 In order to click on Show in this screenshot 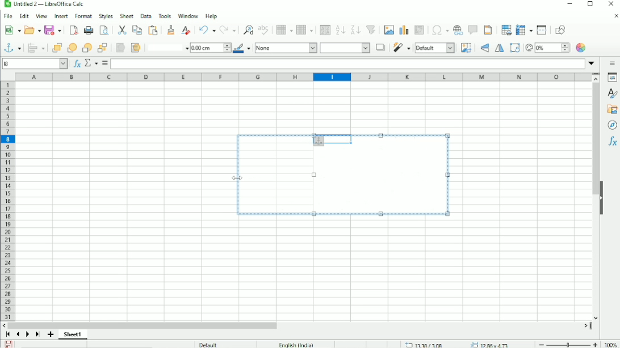, I will do `click(601, 197)`.